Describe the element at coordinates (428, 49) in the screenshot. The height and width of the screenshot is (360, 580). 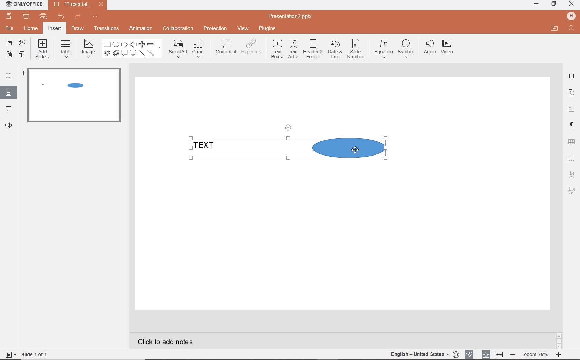
I see `audio` at that location.